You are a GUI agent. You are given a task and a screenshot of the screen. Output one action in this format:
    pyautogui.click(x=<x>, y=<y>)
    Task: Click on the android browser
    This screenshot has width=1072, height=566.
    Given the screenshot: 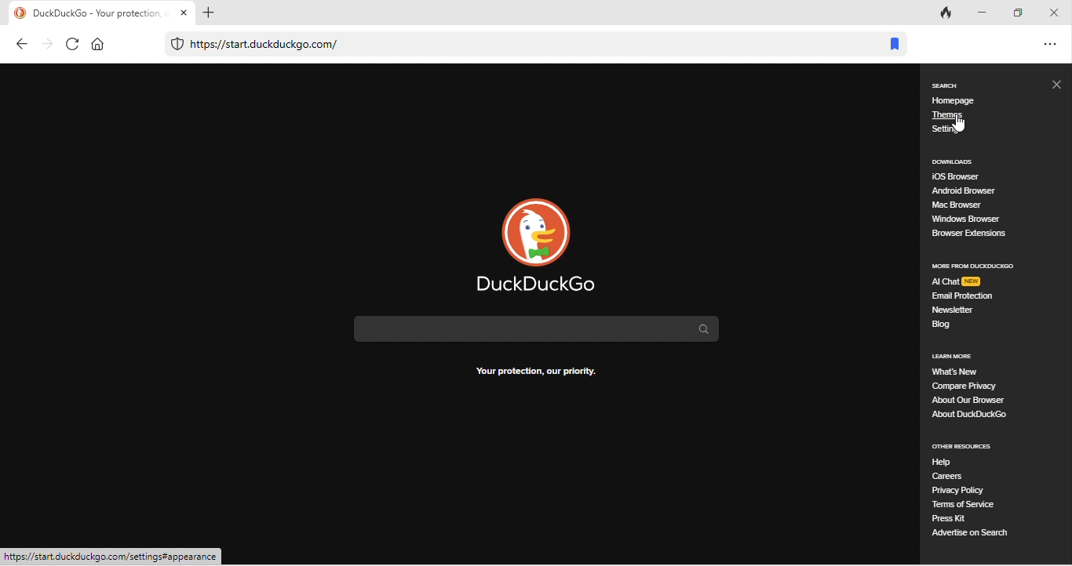 What is the action you would take?
    pyautogui.click(x=973, y=190)
    